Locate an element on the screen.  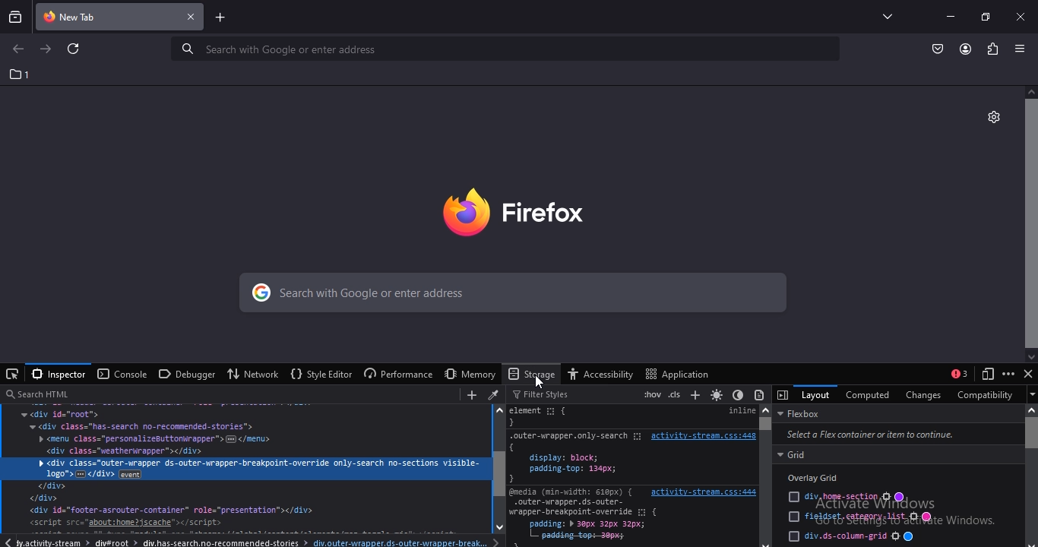
close is located at coordinates (1022, 16).